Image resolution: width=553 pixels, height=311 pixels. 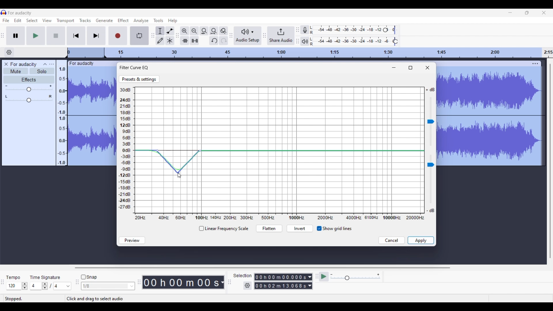 I want to click on Change sound, so click(x=431, y=122).